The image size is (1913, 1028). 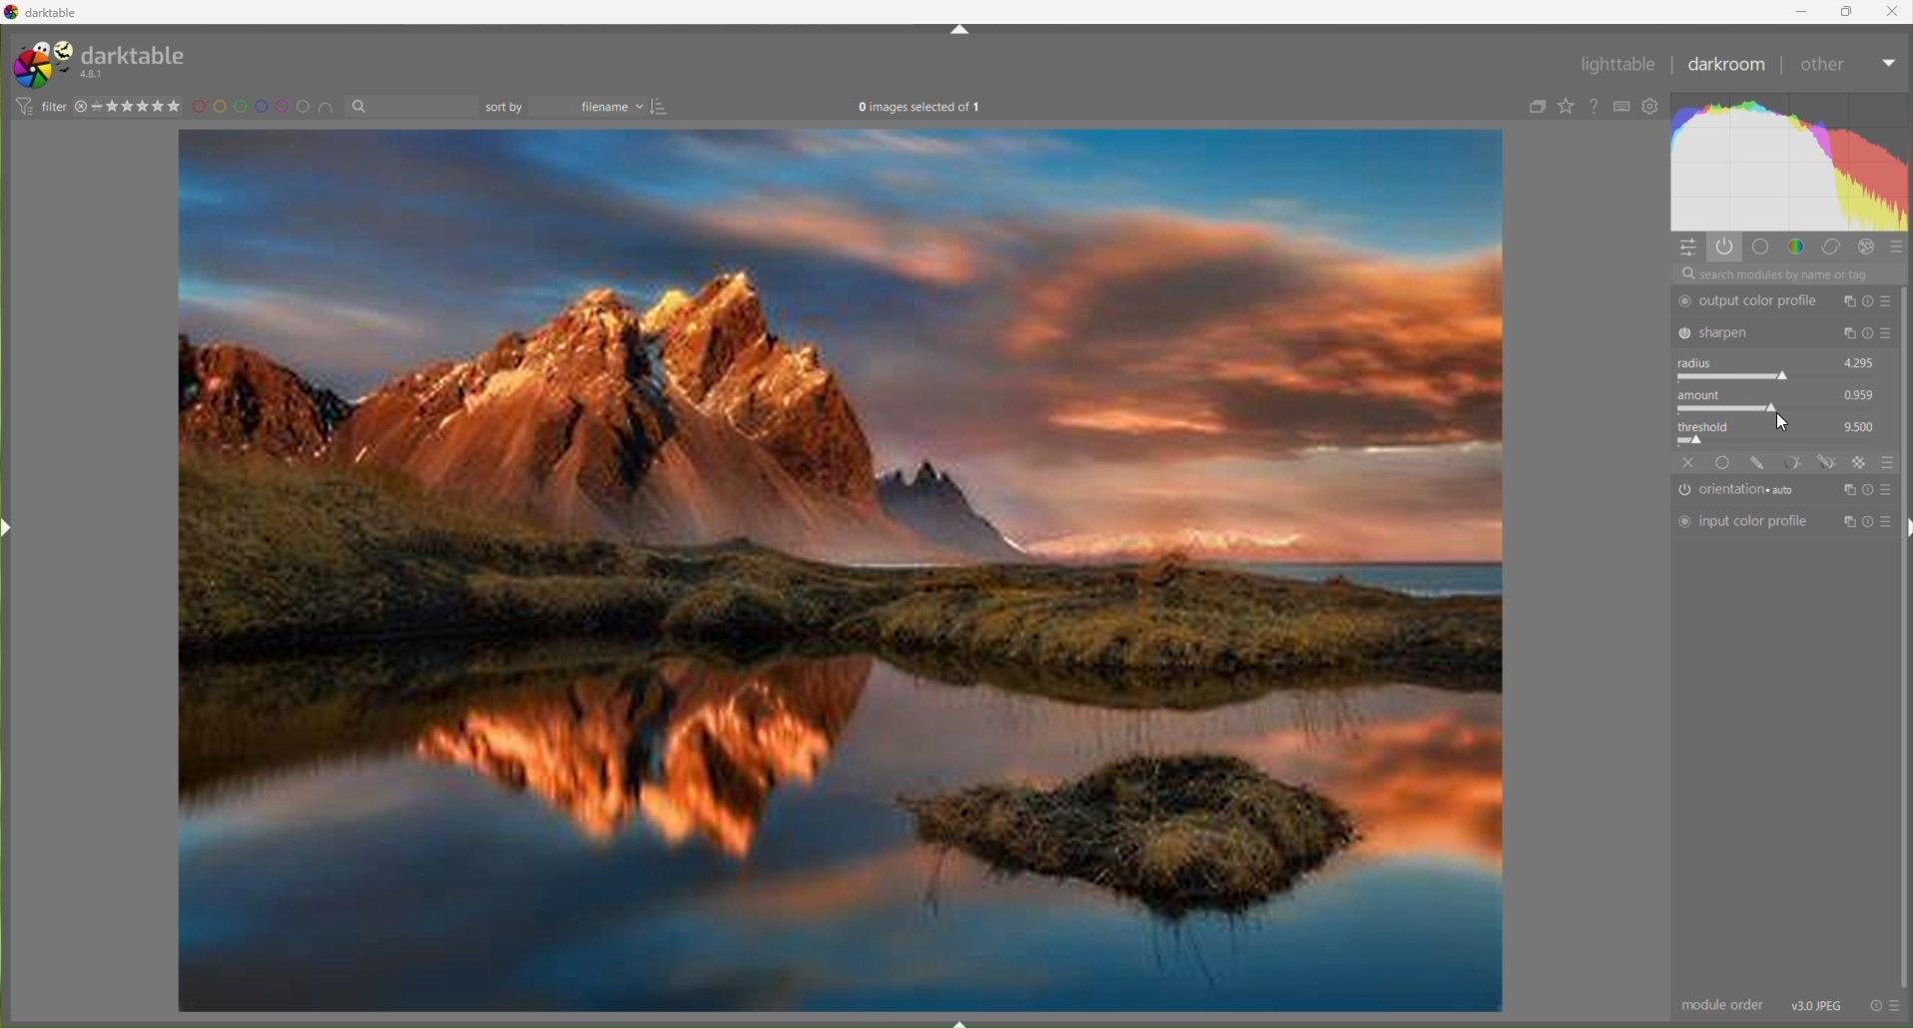 What do you see at coordinates (136, 53) in the screenshot?
I see `darktable` at bounding box center [136, 53].